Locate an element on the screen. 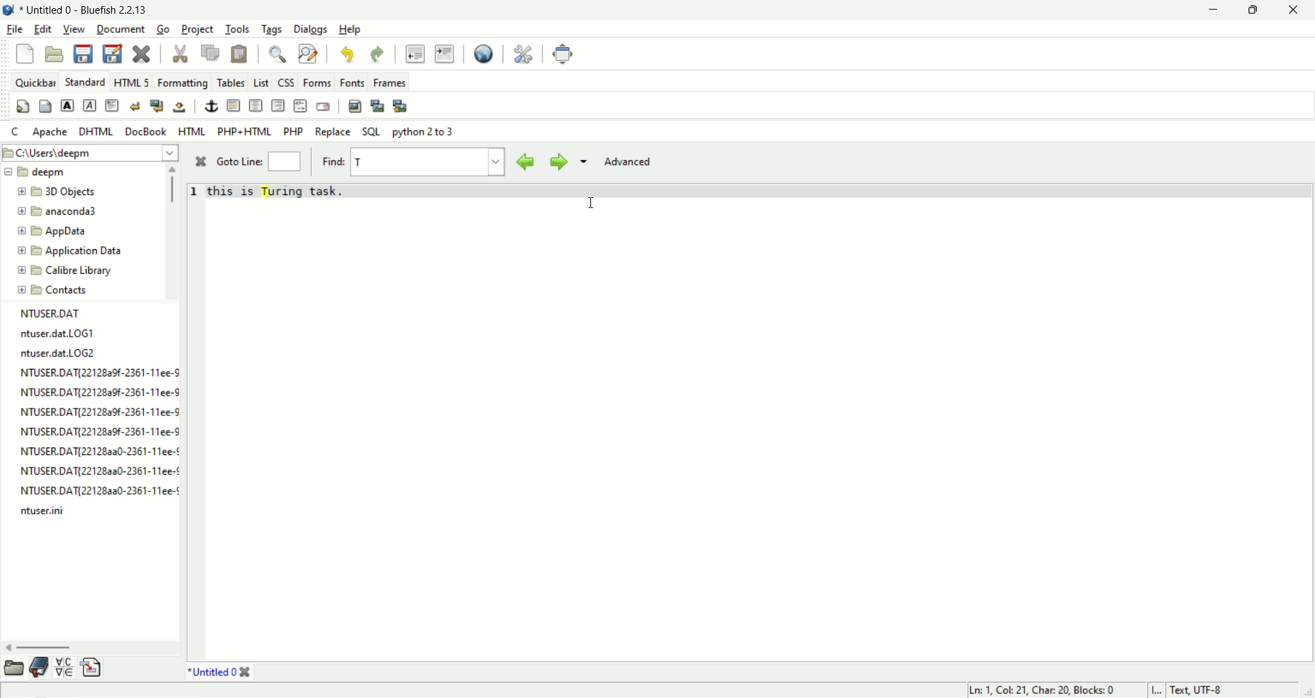 This screenshot has width=1315, height=698. file path is located at coordinates (91, 153).